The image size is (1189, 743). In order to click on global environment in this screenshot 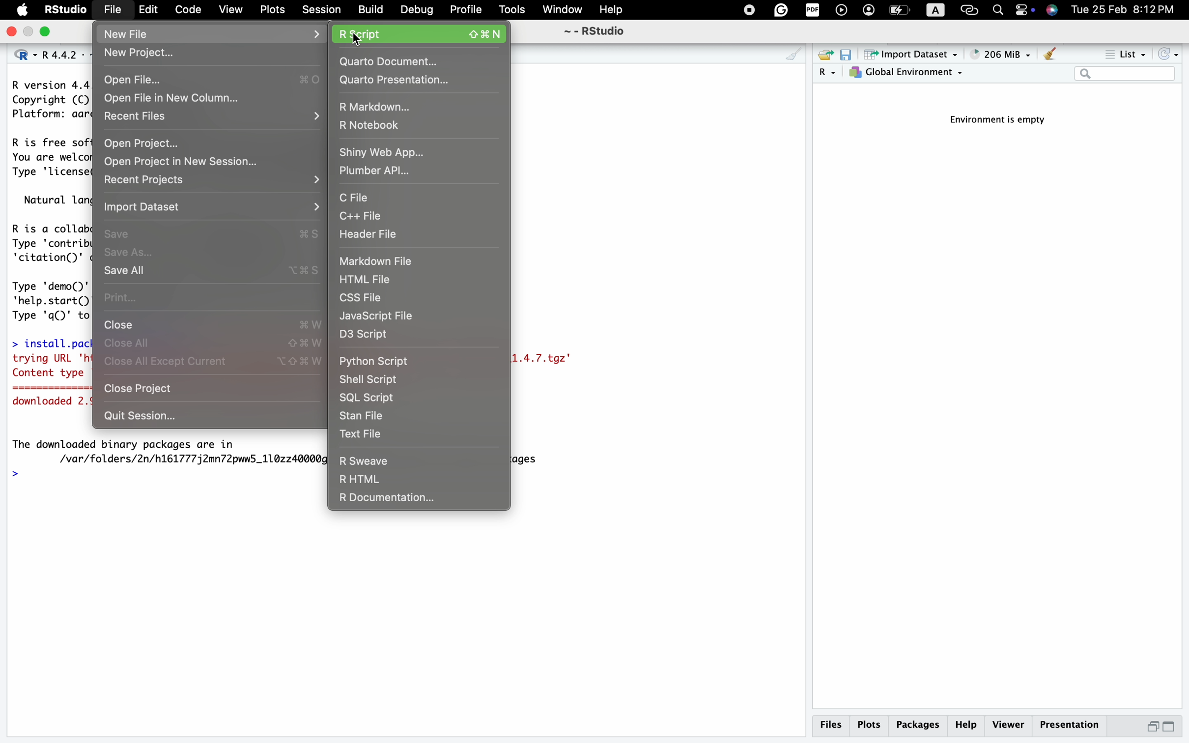, I will do `click(908, 74)`.